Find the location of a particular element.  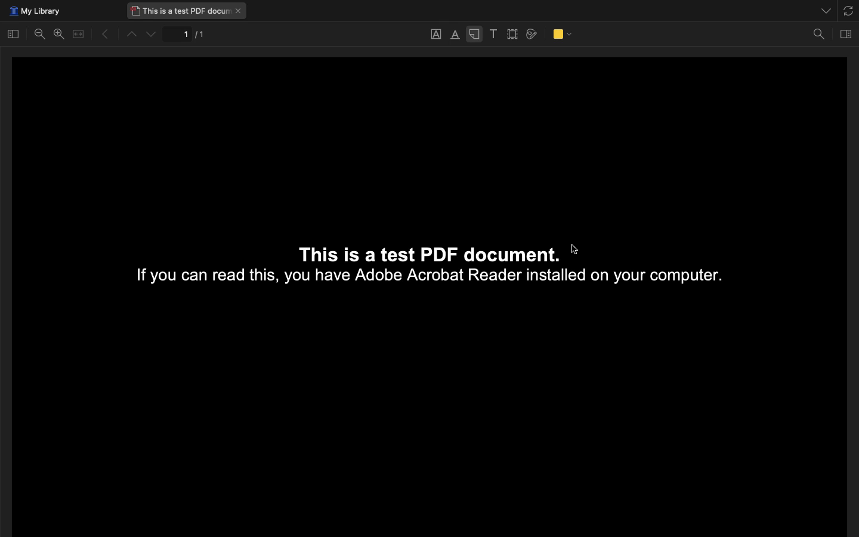

Previous is located at coordinates (101, 35).